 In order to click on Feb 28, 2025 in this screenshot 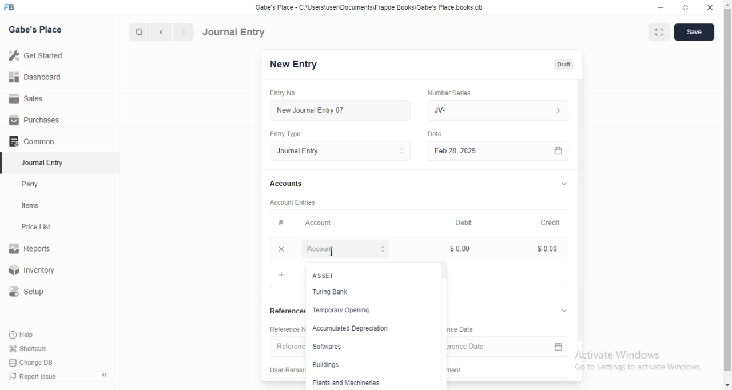, I will do `click(503, 152)`.